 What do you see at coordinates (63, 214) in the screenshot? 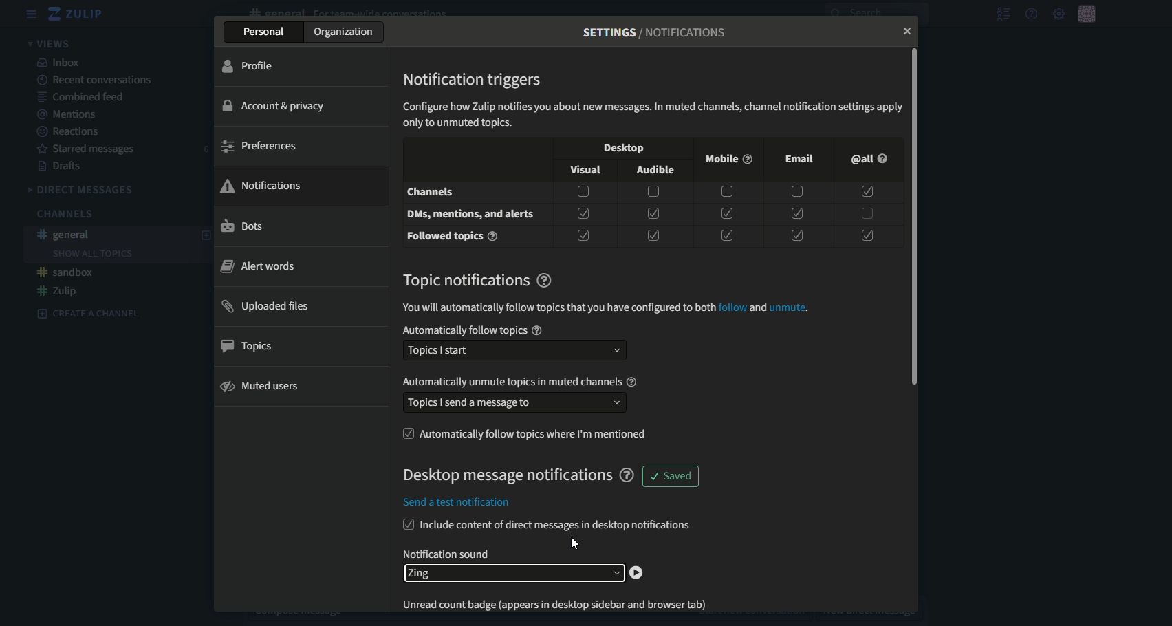
I see `Channels` at bounding box center [63, 214].